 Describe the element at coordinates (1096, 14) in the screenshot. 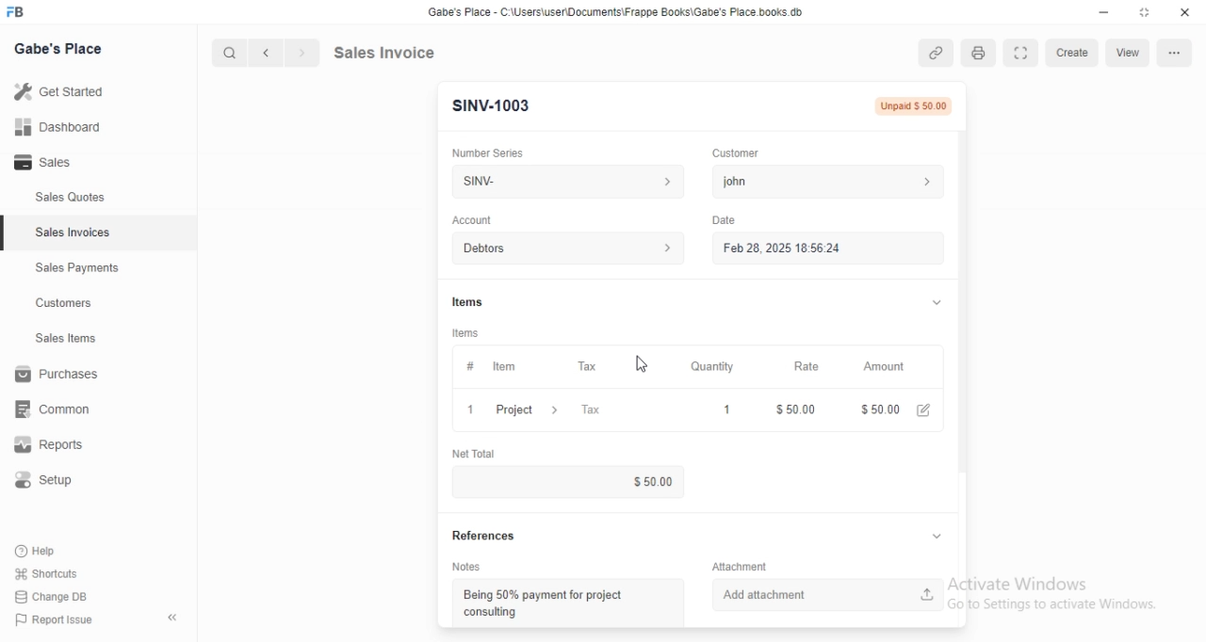

I see `minimize` at that location.